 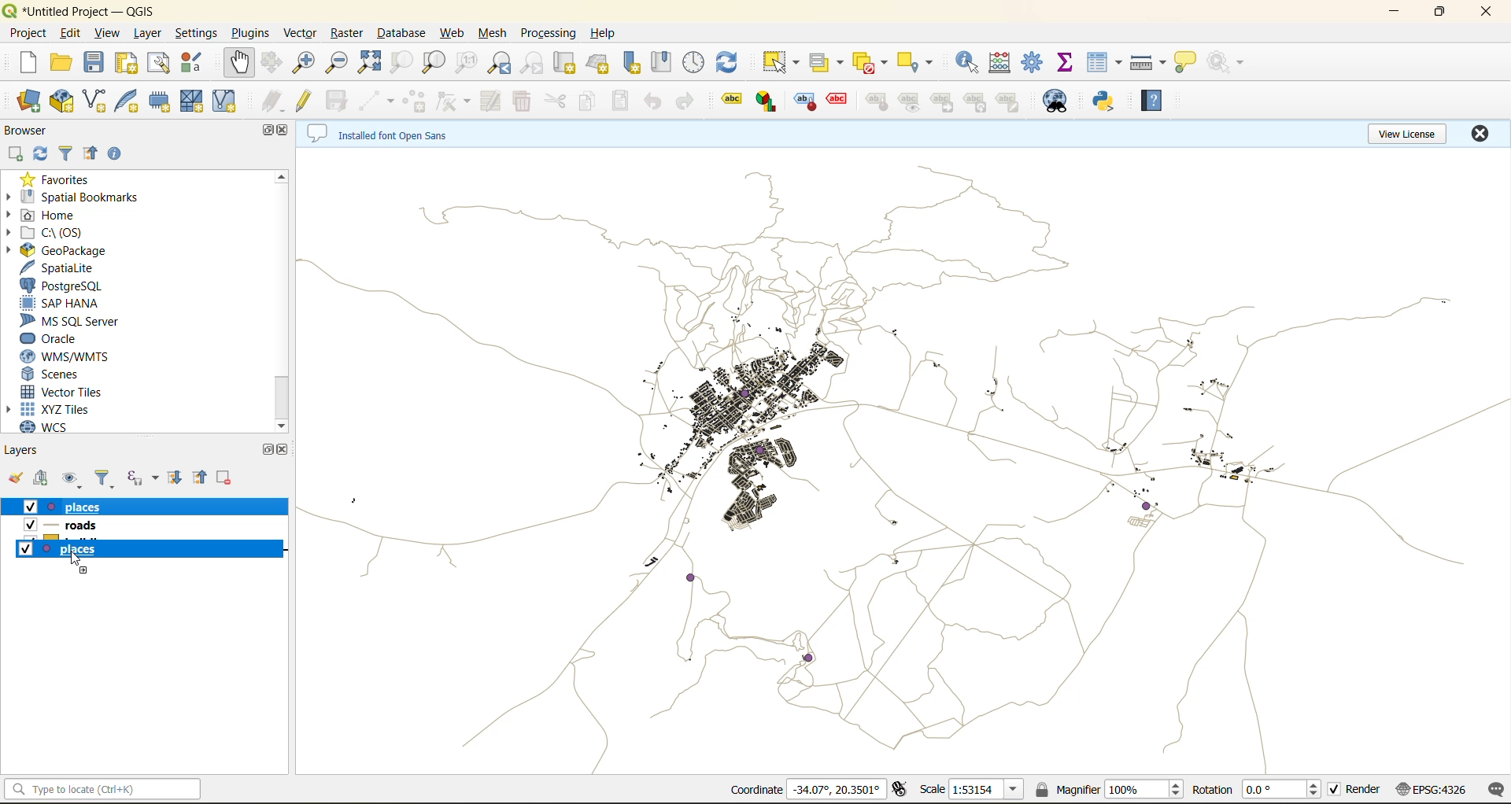 I want to click on style manager, so click(x=198, y=63).